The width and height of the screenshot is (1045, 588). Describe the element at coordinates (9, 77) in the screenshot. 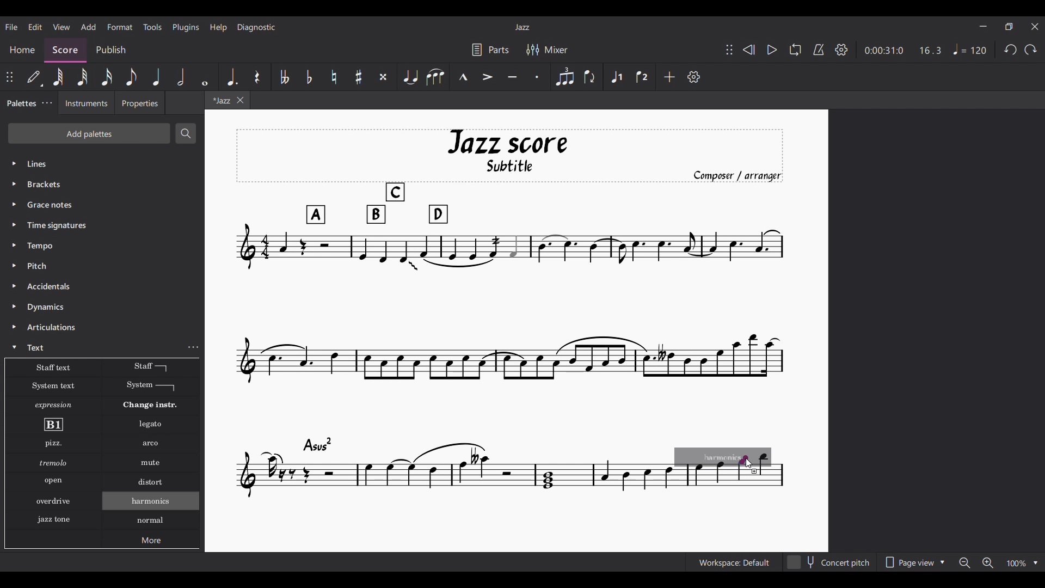

I see `Change position` at that location.